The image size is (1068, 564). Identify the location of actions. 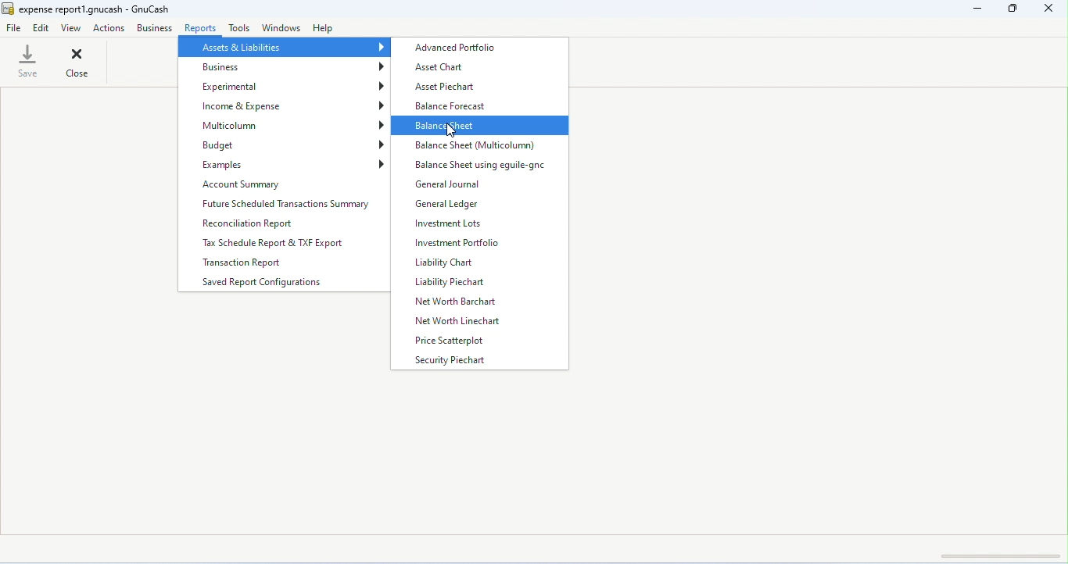
(110, 28).